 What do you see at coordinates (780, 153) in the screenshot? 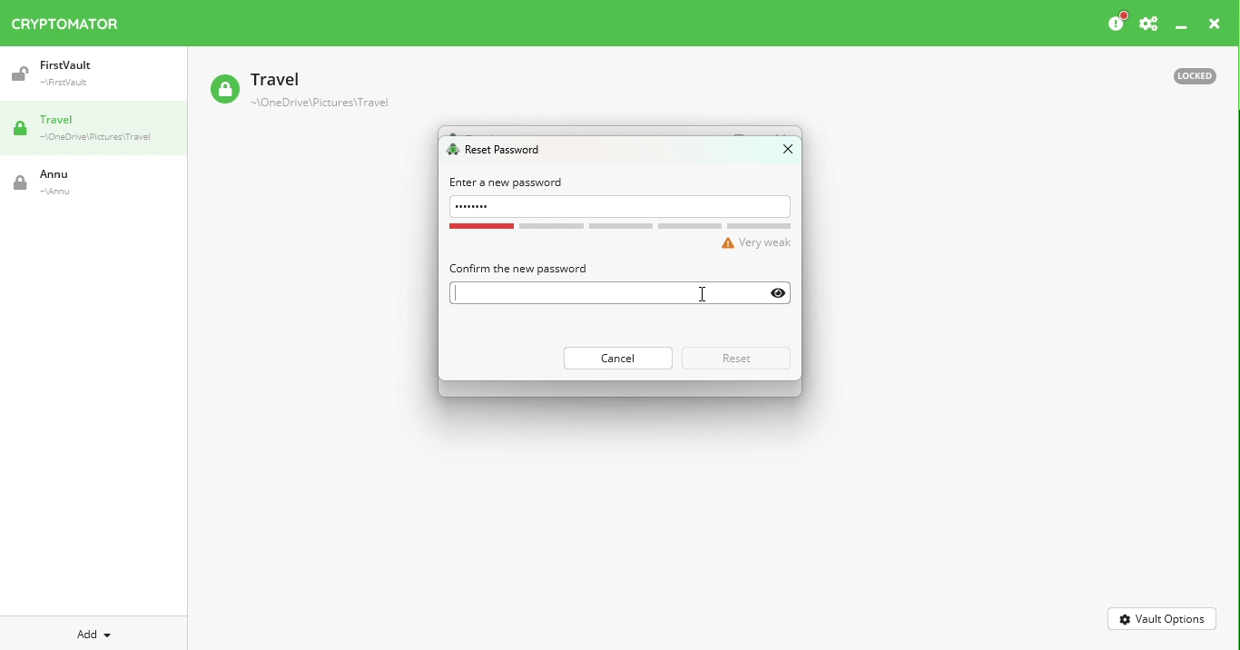
I see `Close` at bounding box center [780, 153].